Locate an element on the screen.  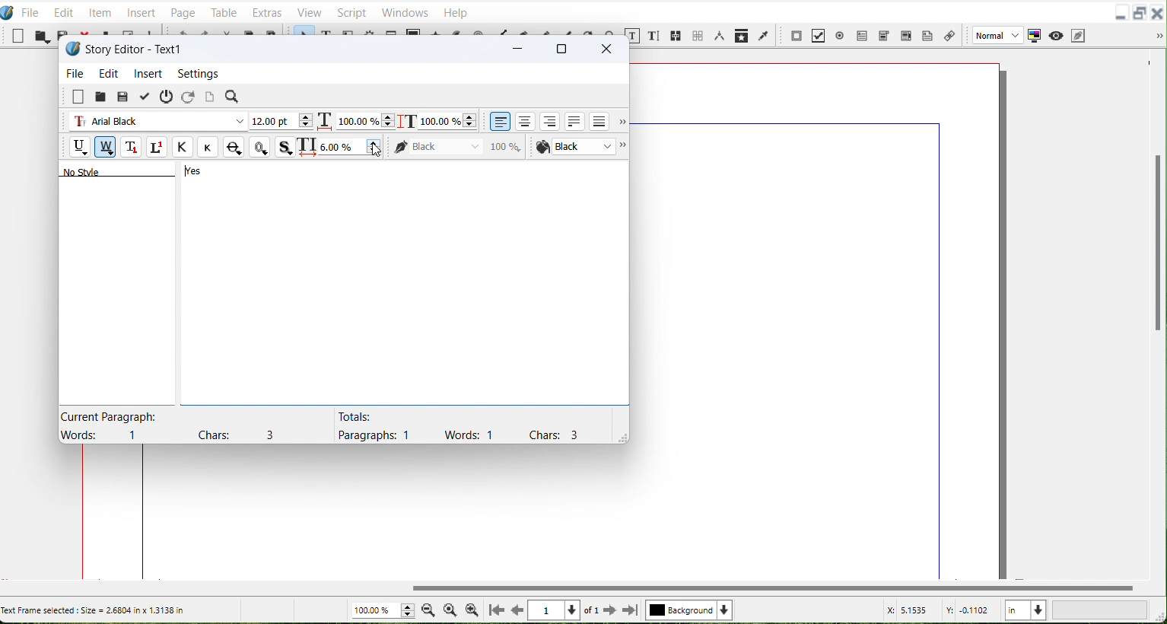
Go to last page is located at coordinates (631, 610).